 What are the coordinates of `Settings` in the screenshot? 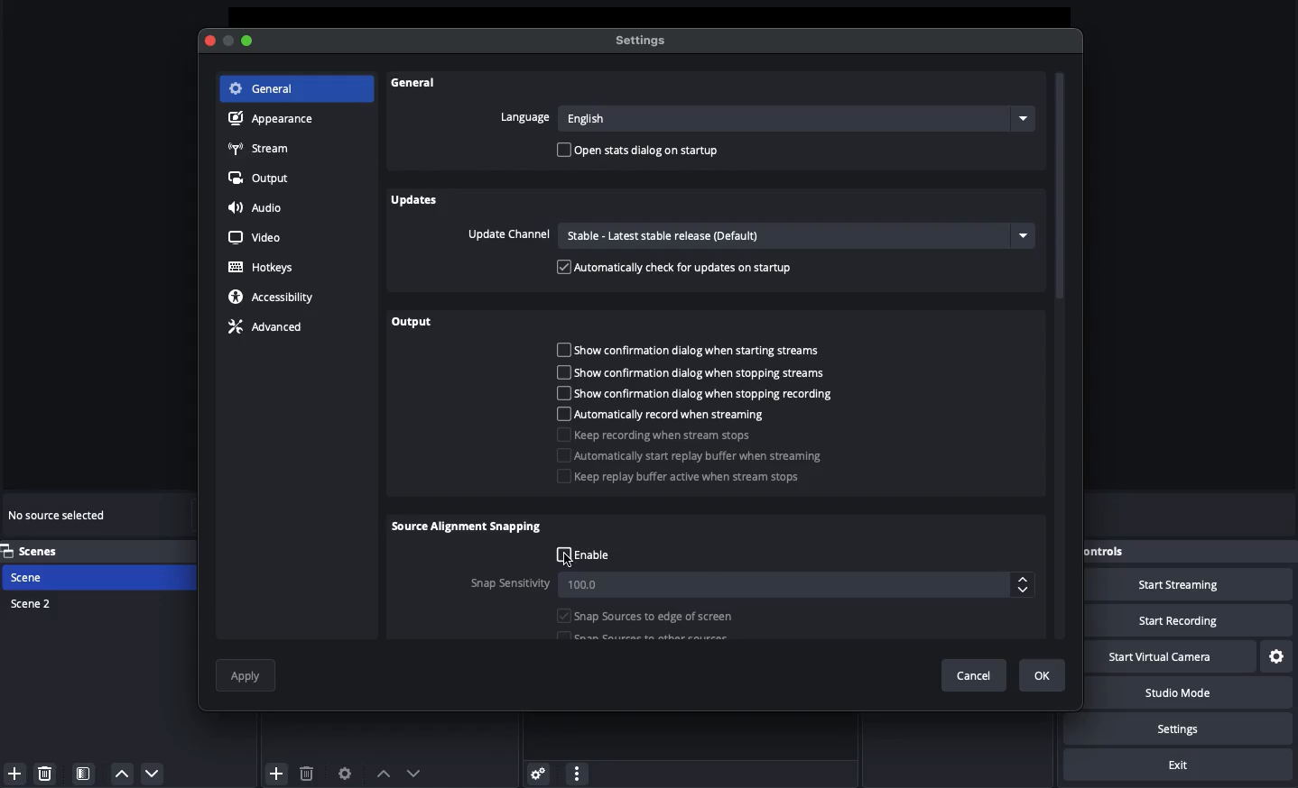 It's located at (1278, 655).